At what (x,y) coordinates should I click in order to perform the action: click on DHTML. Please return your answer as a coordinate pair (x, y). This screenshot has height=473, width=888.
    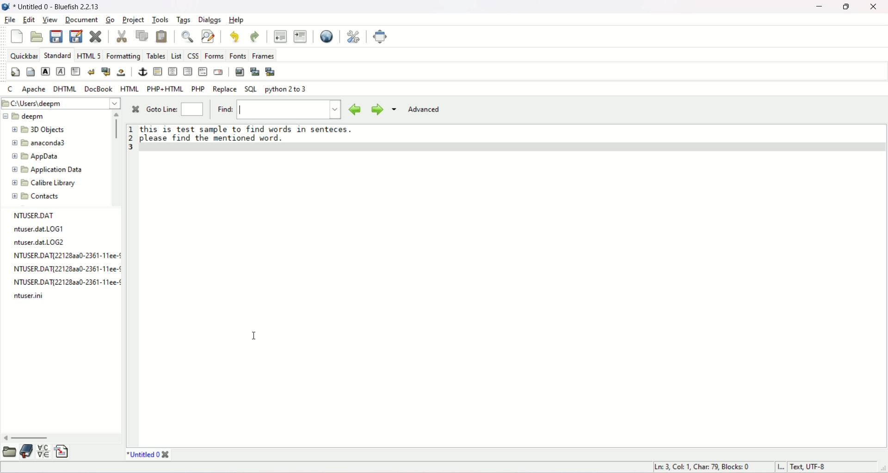
    Looking at the image, I should click on (65, 89).